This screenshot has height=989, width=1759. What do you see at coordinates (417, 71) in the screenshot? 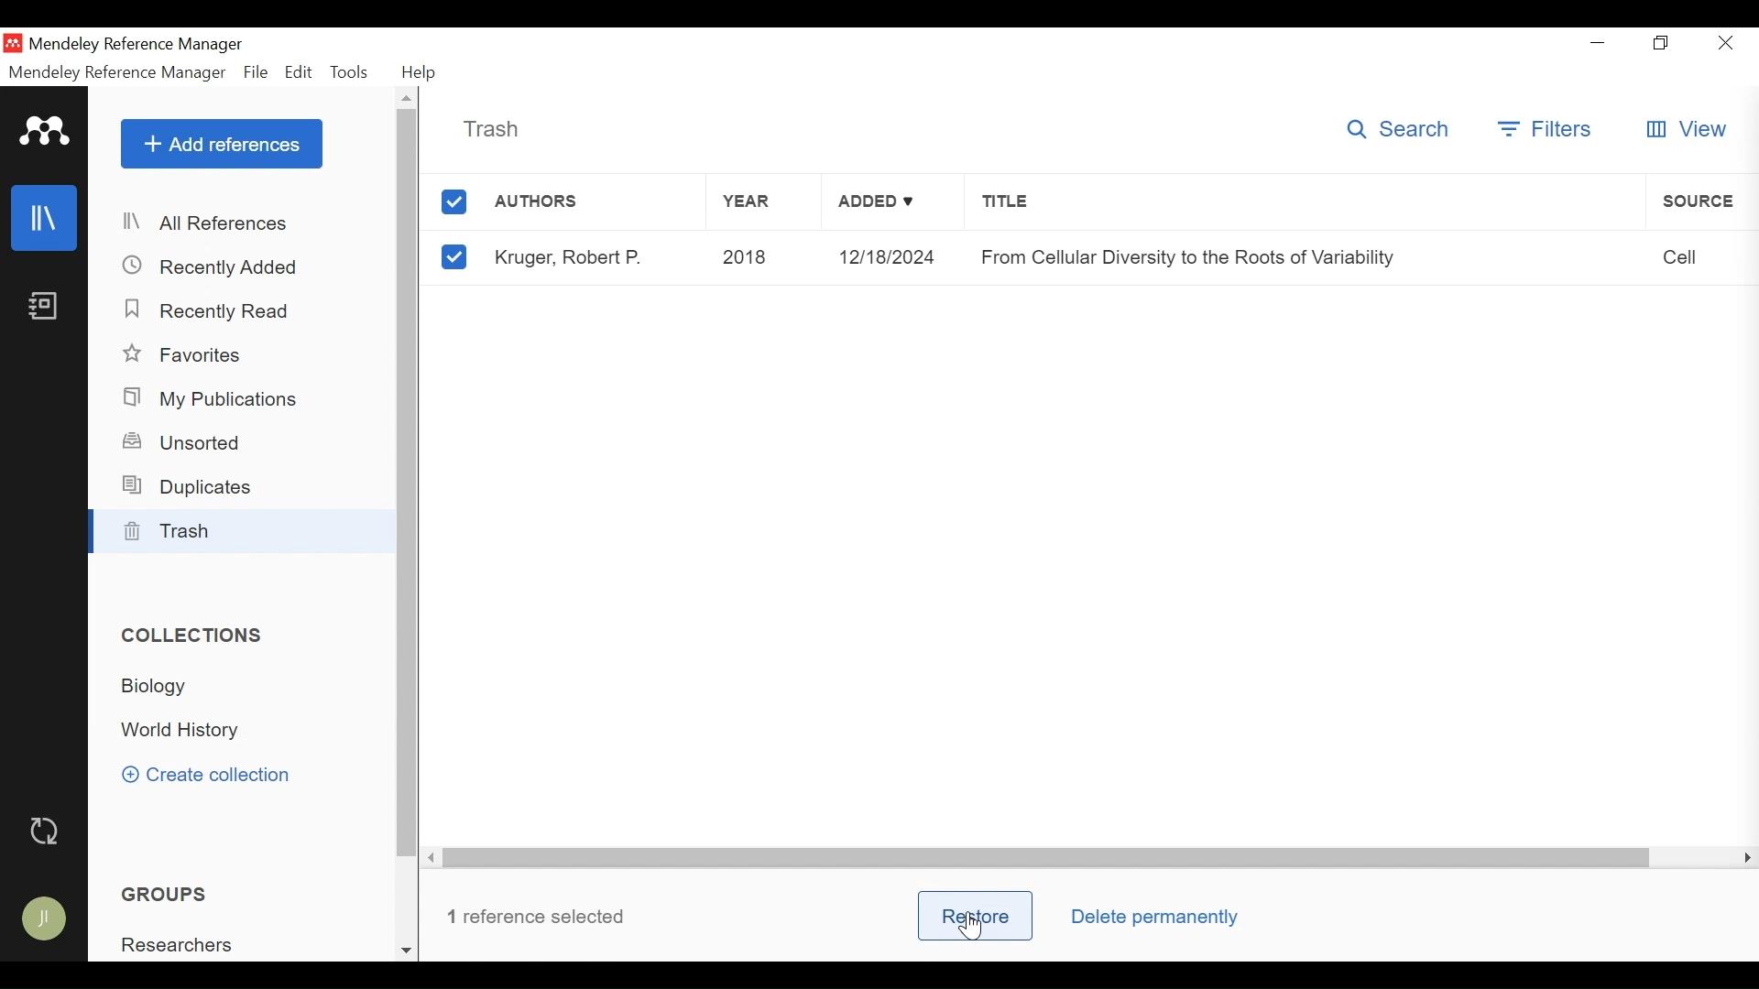
I see `Help` at bounding box center [417, 71].